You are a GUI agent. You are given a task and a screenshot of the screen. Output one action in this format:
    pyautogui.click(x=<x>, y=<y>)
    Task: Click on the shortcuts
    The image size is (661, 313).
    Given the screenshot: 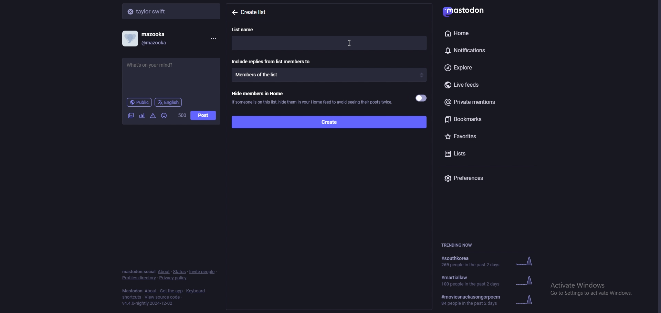 What is the action you would take?
    pyautogui.click(x=132, y=298)
    